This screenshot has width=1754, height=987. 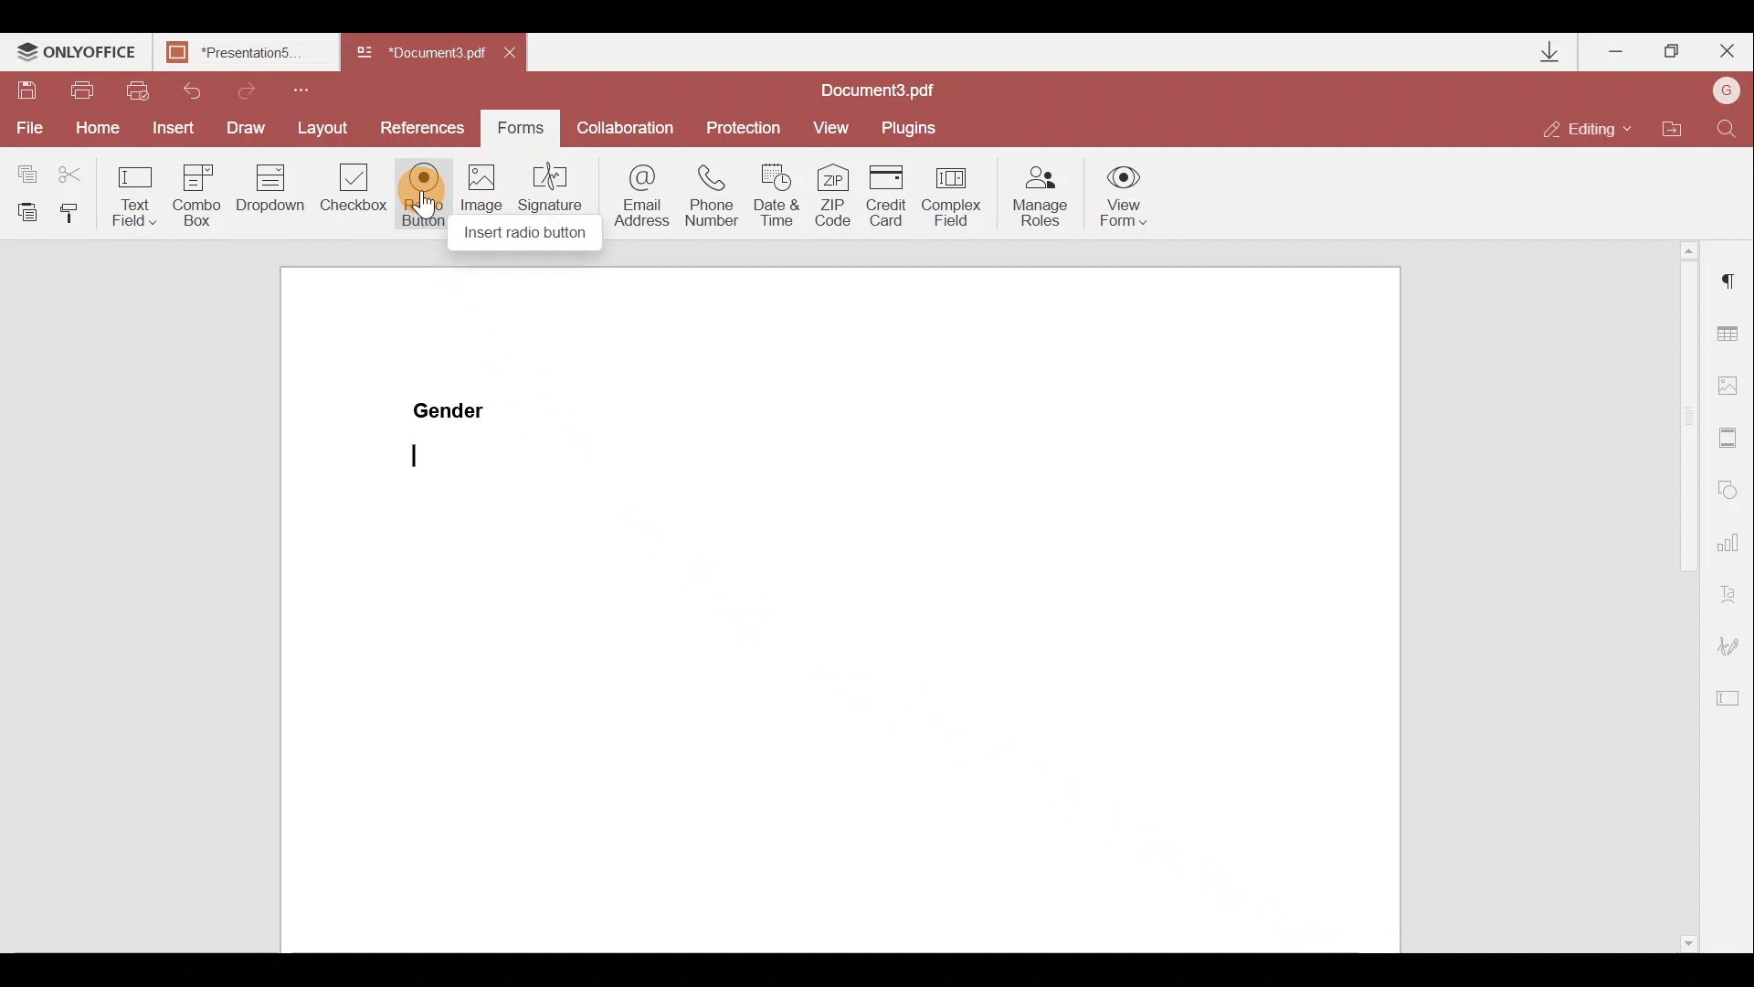 I want to click on Checkbox, so click(x=355, y=193).